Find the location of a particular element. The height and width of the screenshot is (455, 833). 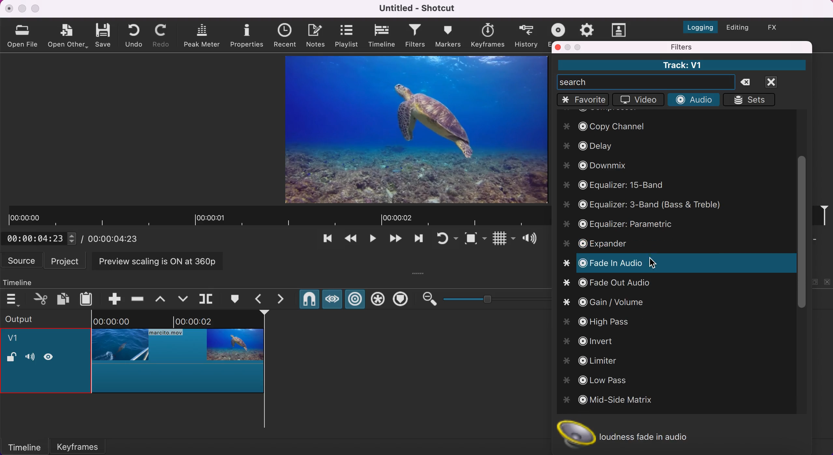

equalizer: 15-band is located at coordinates (617, 186).